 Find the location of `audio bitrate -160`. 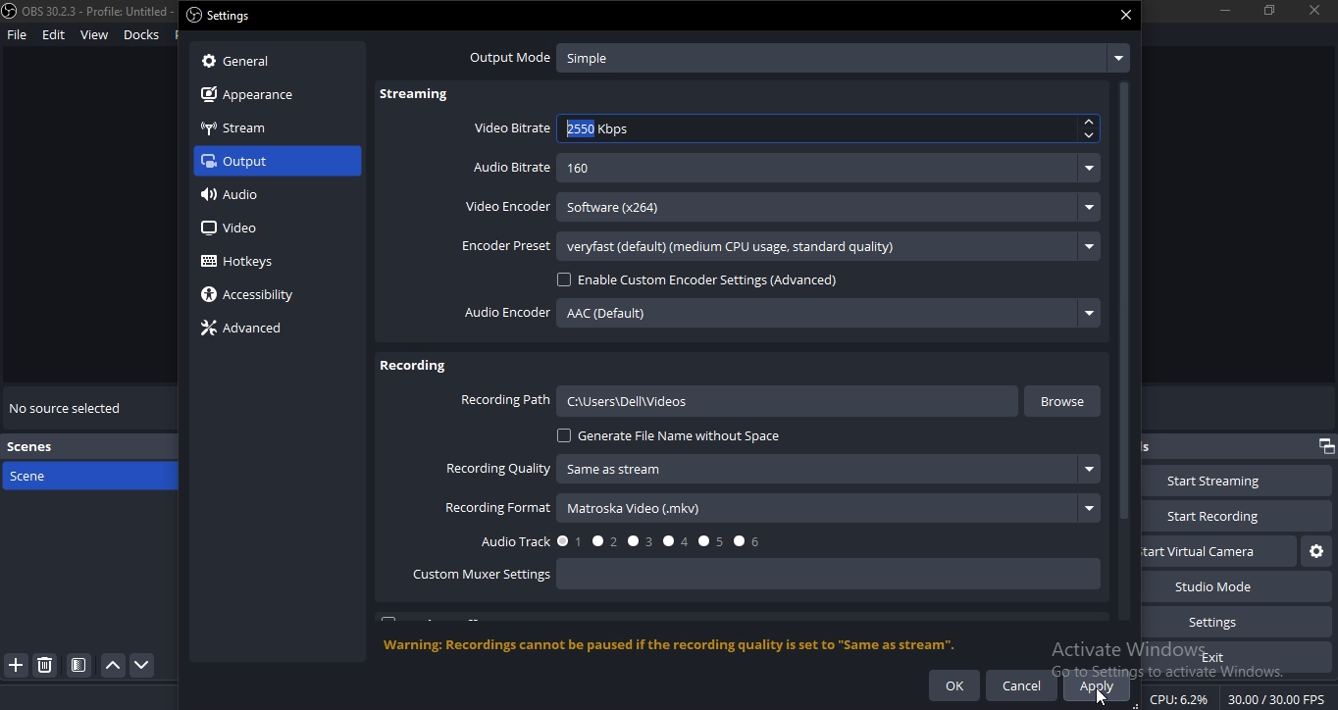

audio bitrate -160 is located at coordinates (510, 164).